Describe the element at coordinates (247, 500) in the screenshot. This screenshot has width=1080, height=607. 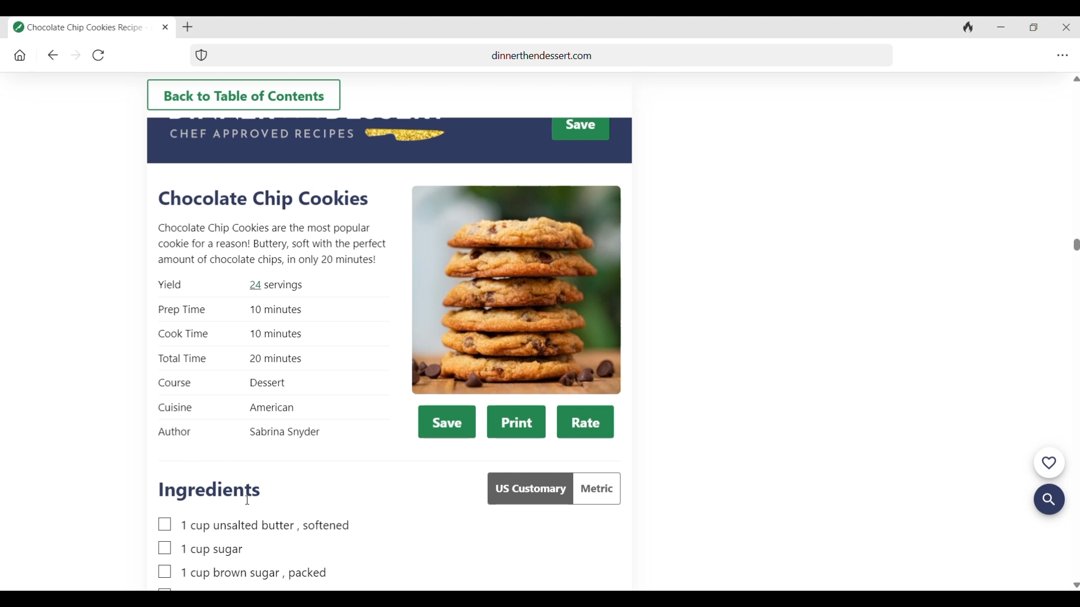
I see `Cursor` at that location.